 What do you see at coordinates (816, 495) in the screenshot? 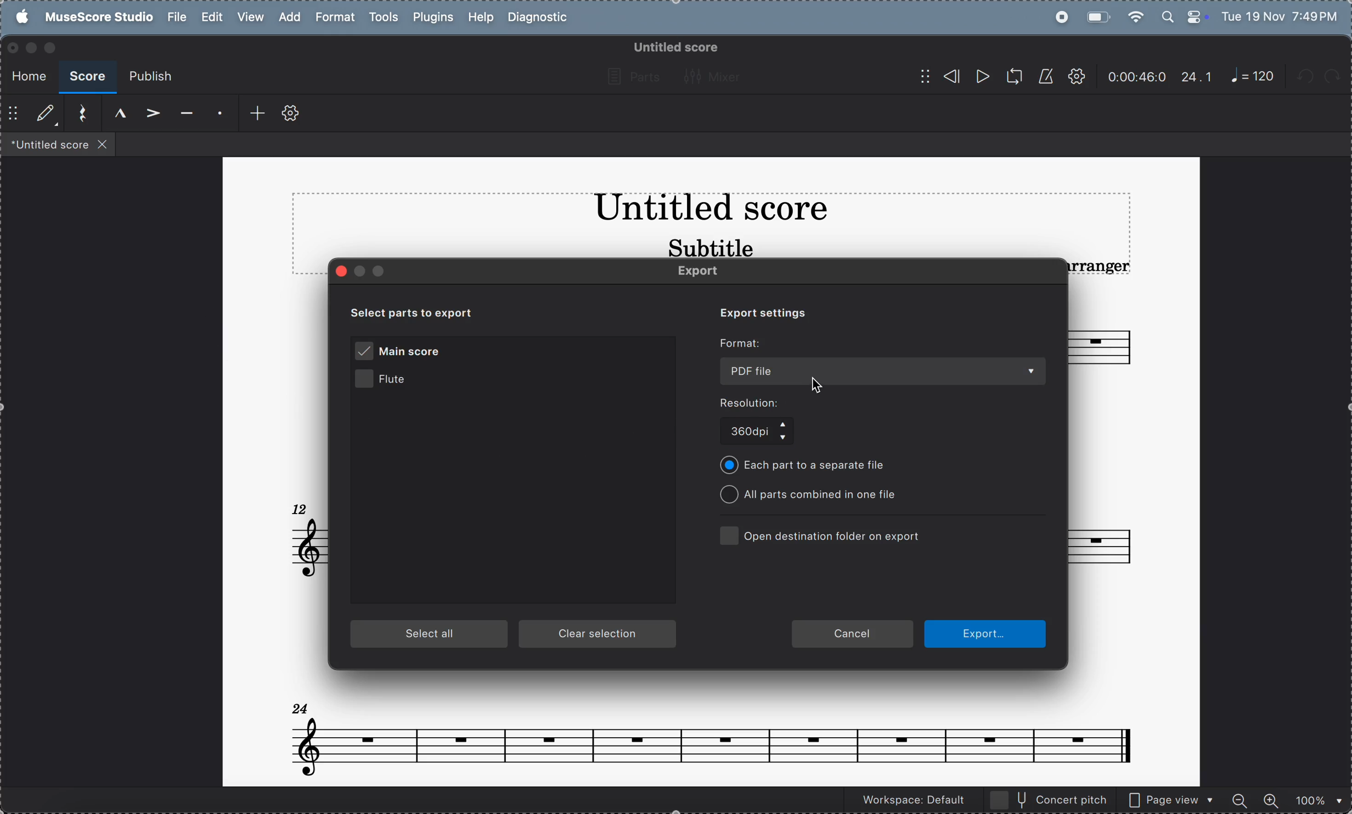
I see `all combined in one file` at bounding box center [816, 495].